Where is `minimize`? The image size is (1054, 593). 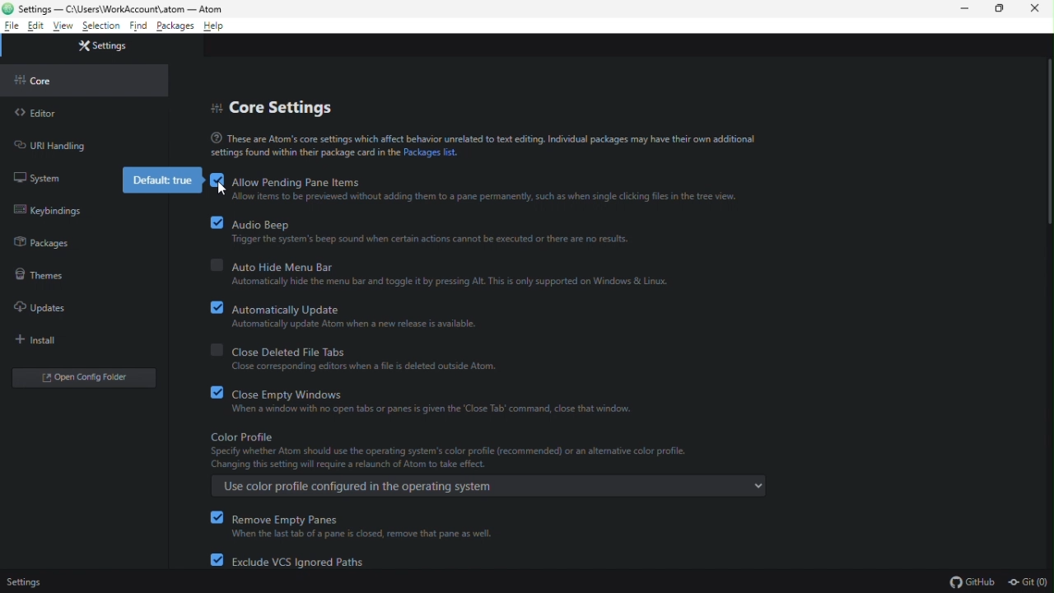 minimize is located at coordinates (965, 10).